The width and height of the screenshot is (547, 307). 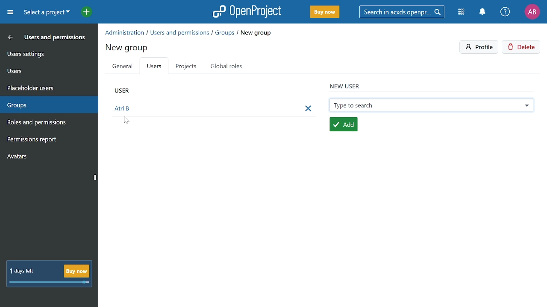 I want to click on Help, so click(x=506, y=12).